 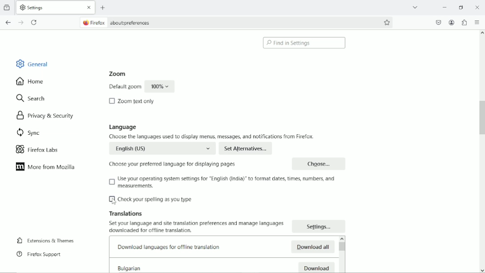 I want to click on Firefox about:preferences, so click(x=117, y=22).